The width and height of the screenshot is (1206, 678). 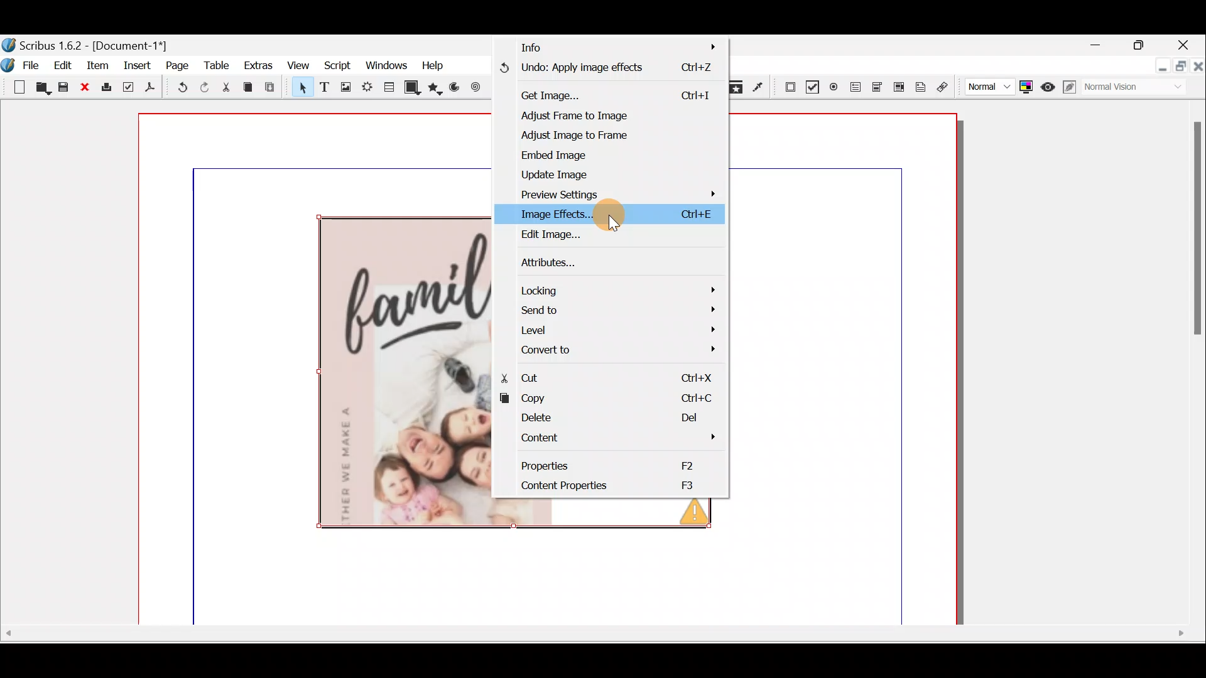 What do you see at coordinates (1026, 88) in the screenshot?
I see `Toggle colour management system` at bounding box center [1026, 88].